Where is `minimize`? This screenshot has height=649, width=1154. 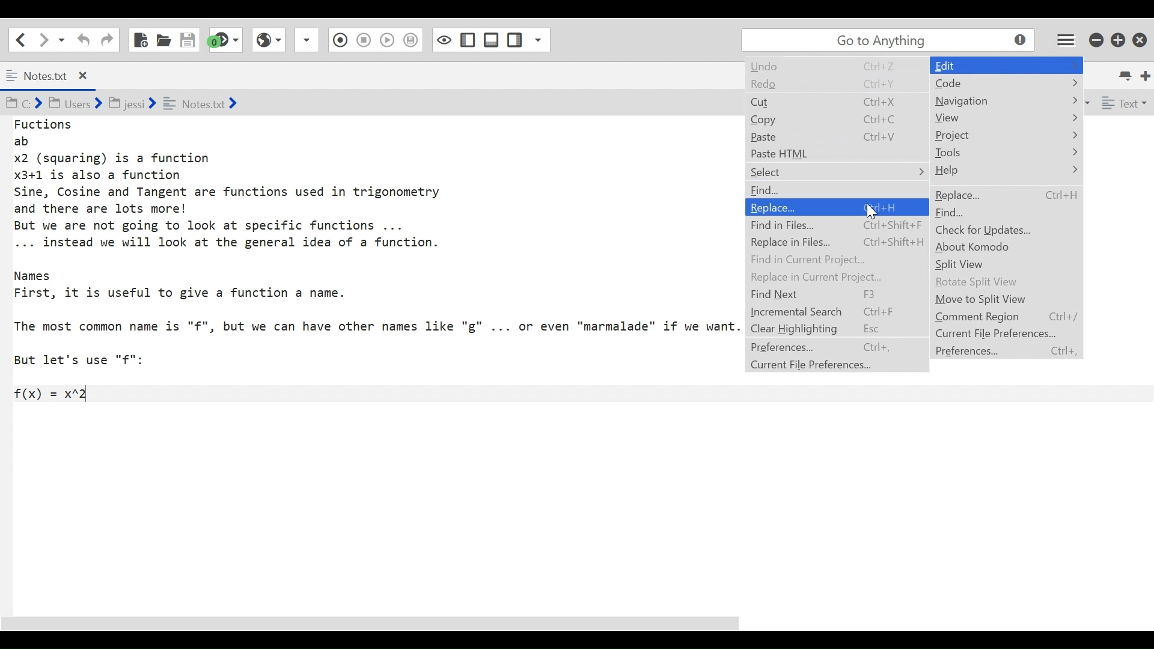 minimize is located at coordinates (1098, 38).